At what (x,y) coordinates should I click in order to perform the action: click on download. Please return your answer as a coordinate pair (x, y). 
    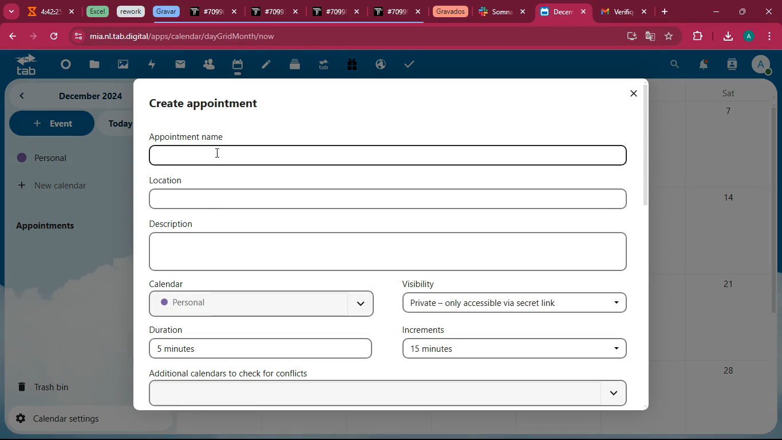
    Looking at the image, I should click on (727, 37).